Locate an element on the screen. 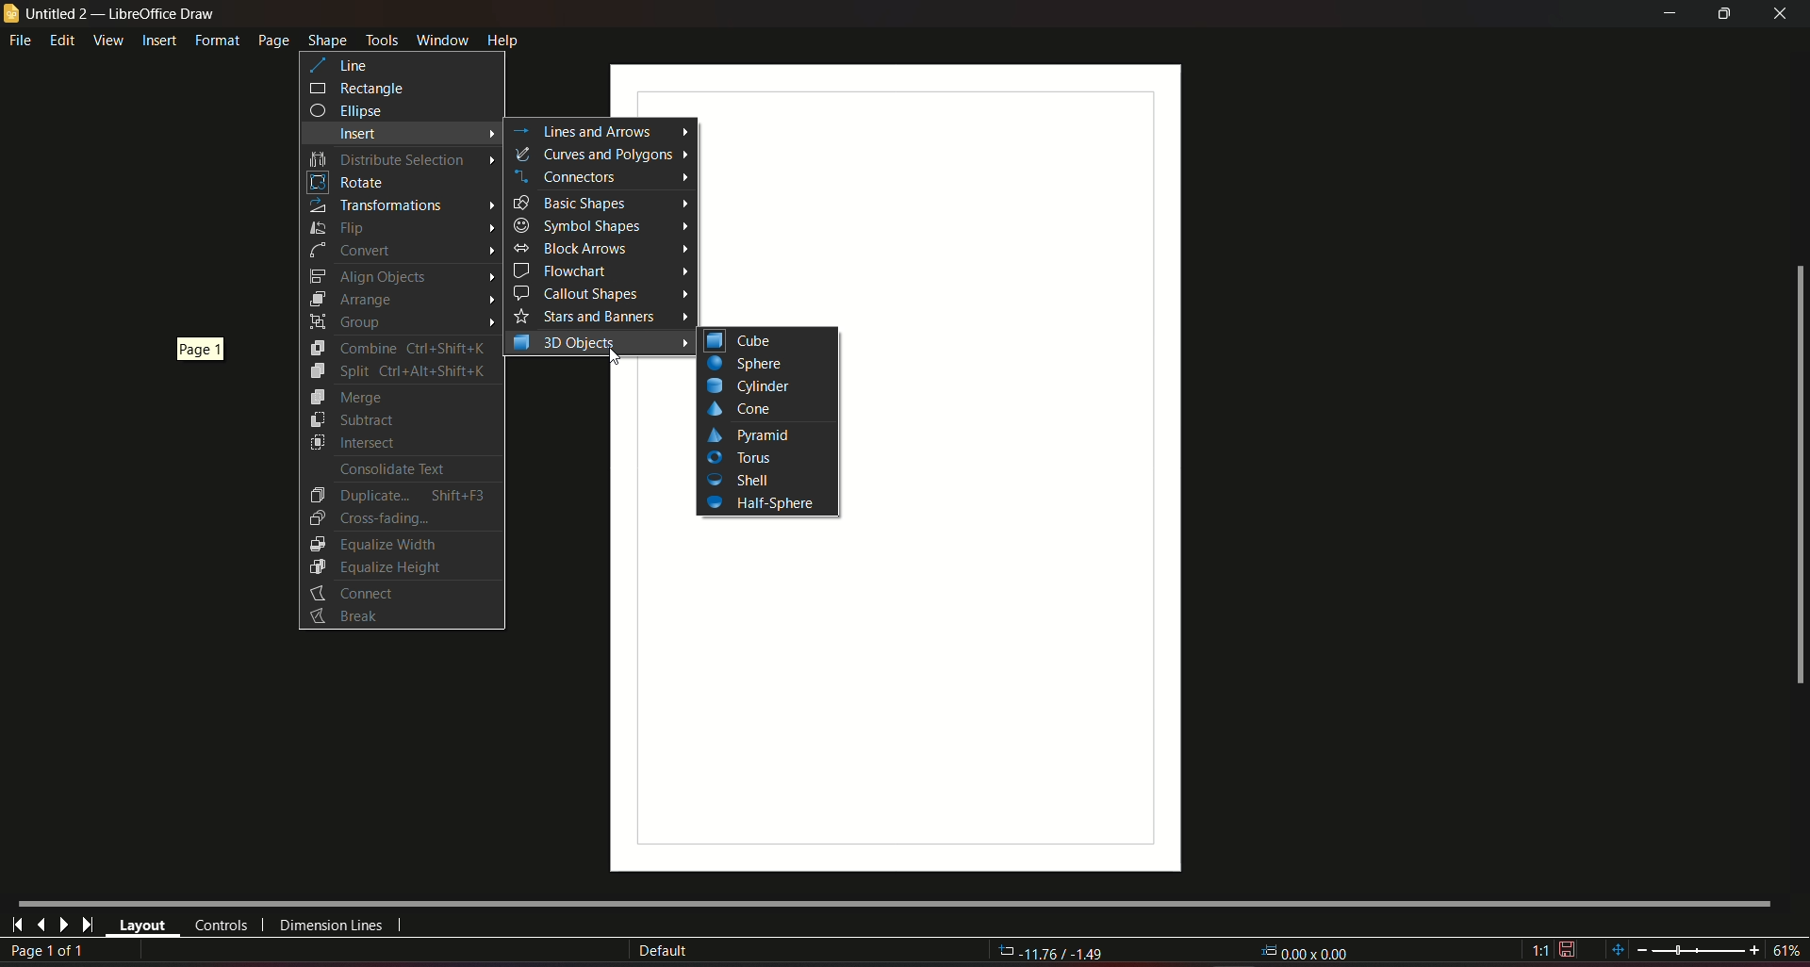  -11.76/-1.49 is located at coordinates (1053, 954).